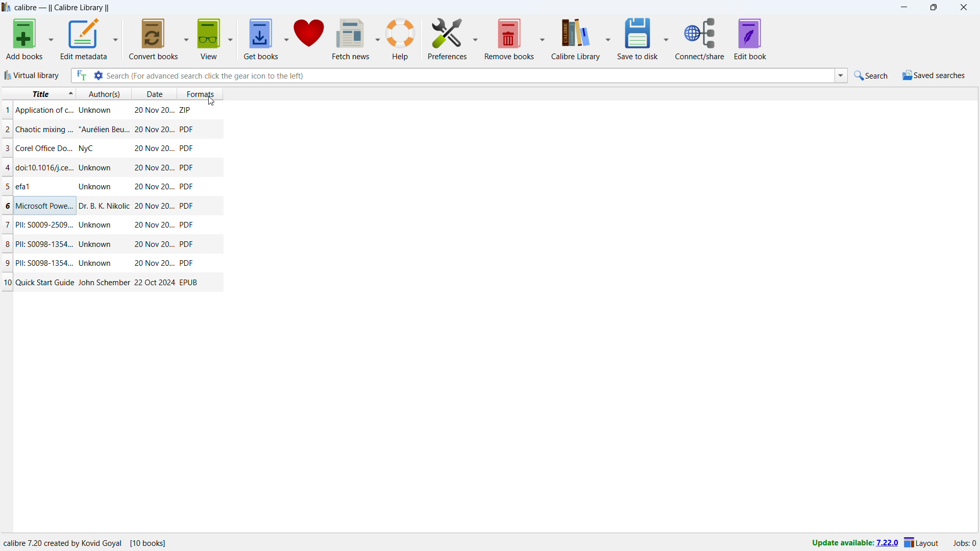 The height and width of the screenshot is (551, 980). What do you see at coordinates (187, 207) in the screenshot?
I see `PDF` at bounding box center [187, 207].